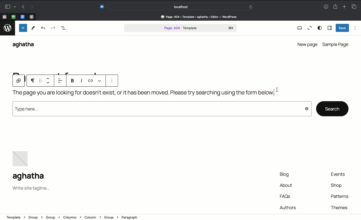 The image size is (361, 220). I want to click on address, so click(172, 216).